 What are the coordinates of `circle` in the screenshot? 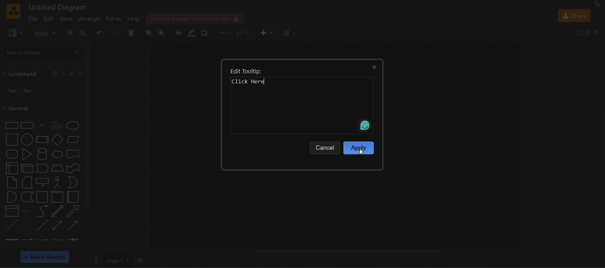 It's located at (27, 139).